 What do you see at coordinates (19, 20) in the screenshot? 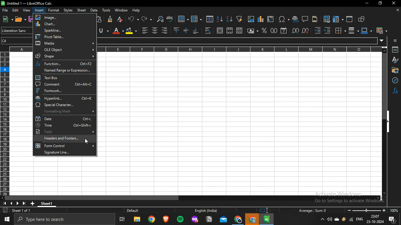
I see `open` at bounding box center [19, 20].